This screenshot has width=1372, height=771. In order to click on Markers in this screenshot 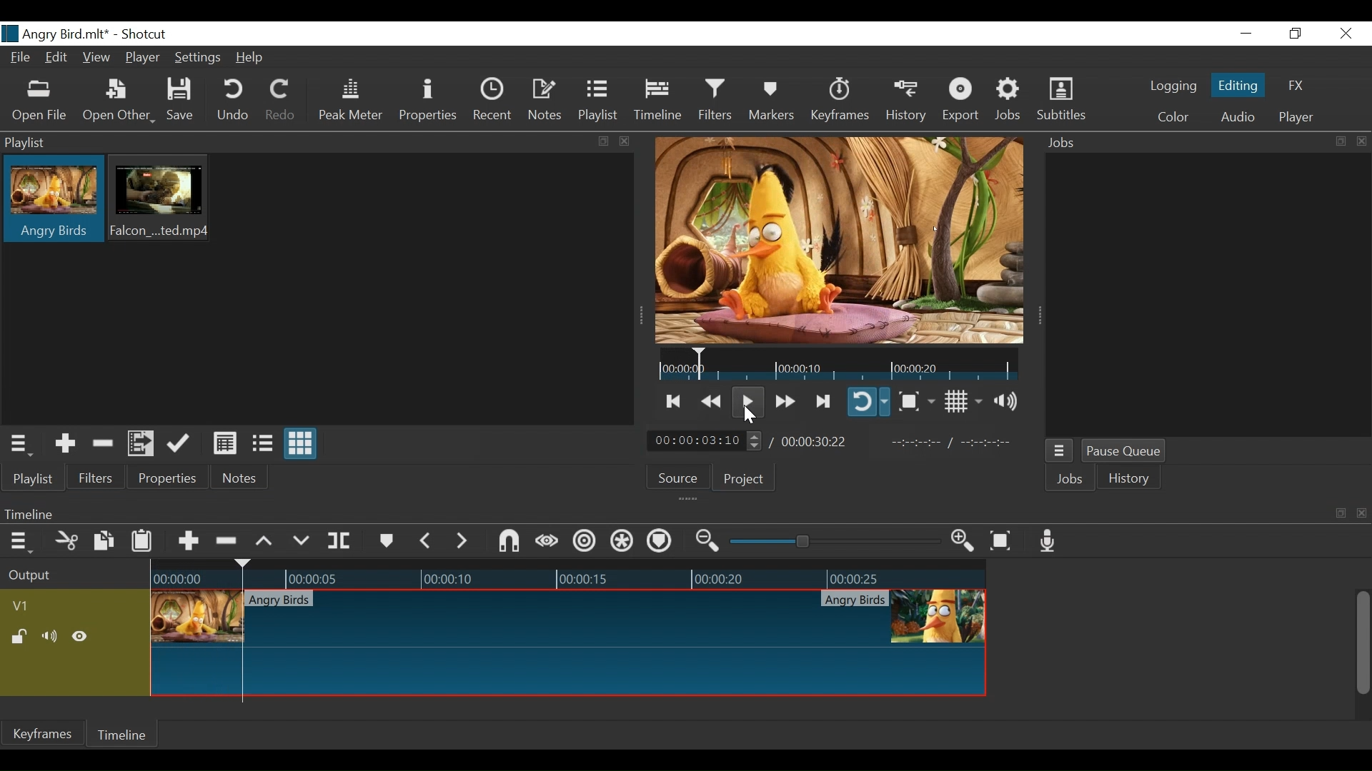, I will do `click(770, 101)`.